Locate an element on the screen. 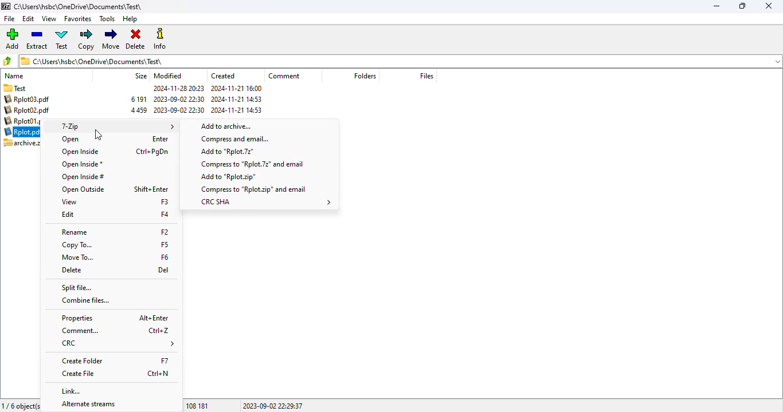 This screenshot has width=783, height=412. shortcut for add to archive is located at coordinates (225, 126).